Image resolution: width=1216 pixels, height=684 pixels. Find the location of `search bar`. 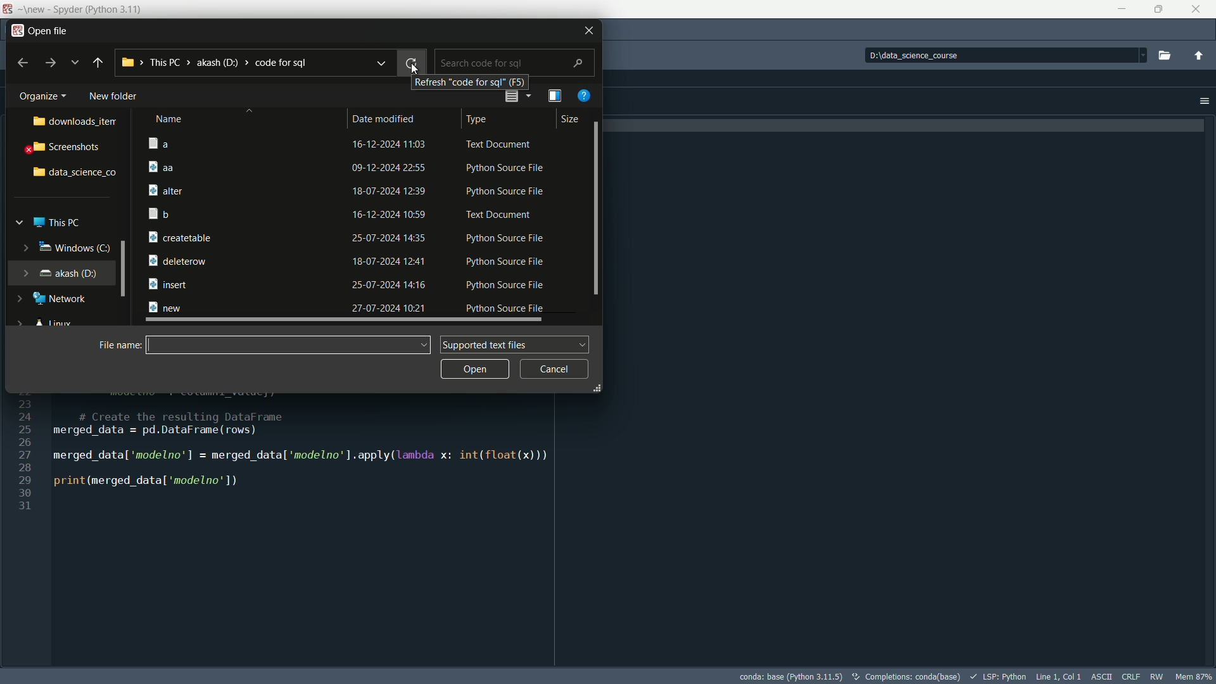

search bar is located at coordinates (514, 61).